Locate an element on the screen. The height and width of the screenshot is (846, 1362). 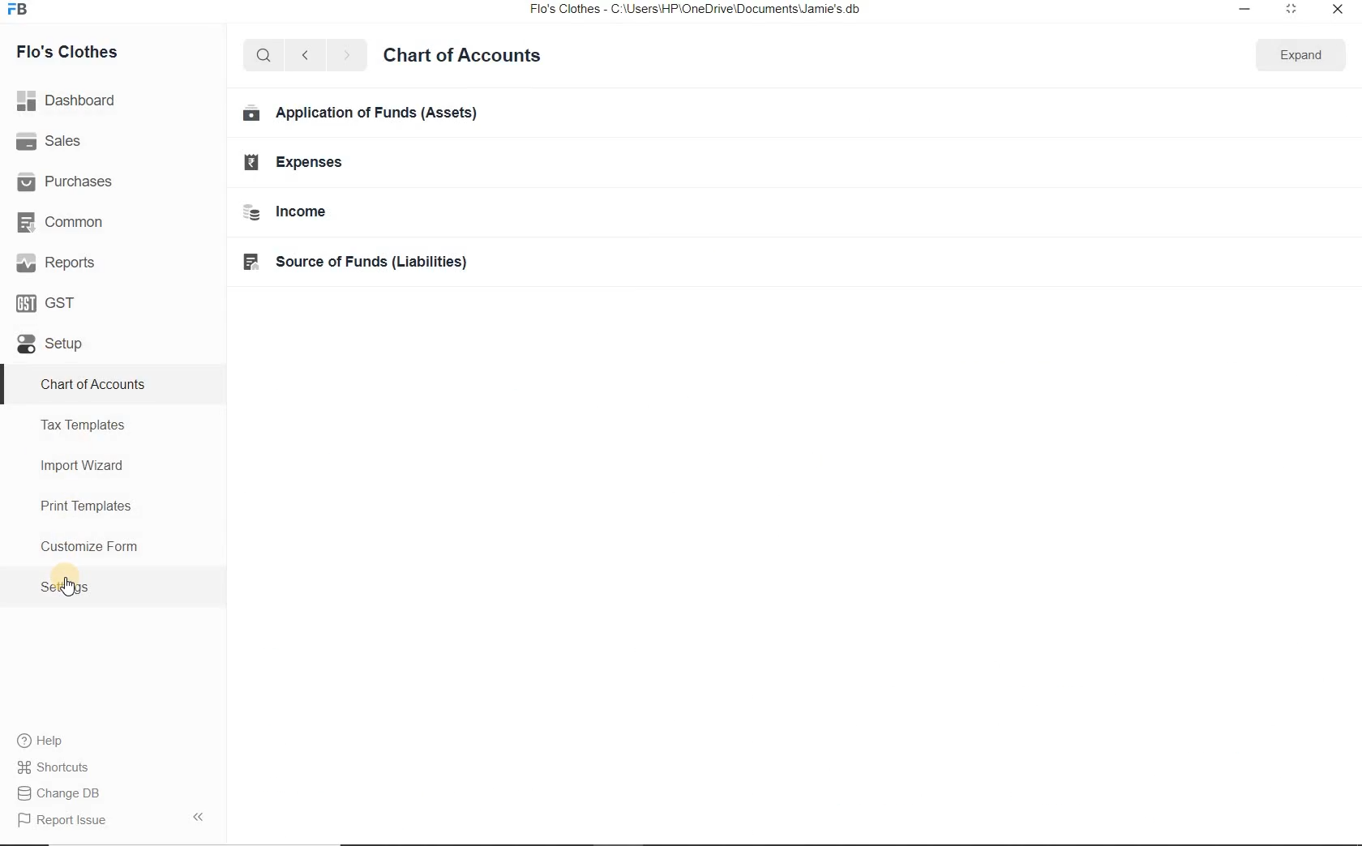
Minimize is located at coordinates (1245, 9).